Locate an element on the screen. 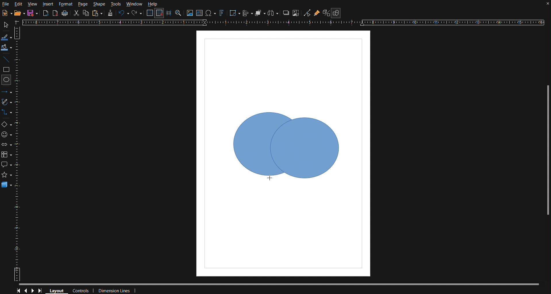  Textbox is located at coordinates (200, 13).